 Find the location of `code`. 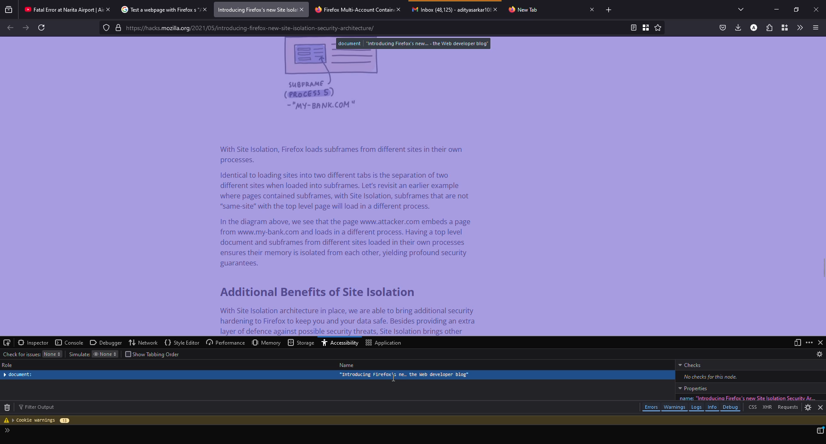

code is located at coordinates (16, 432).